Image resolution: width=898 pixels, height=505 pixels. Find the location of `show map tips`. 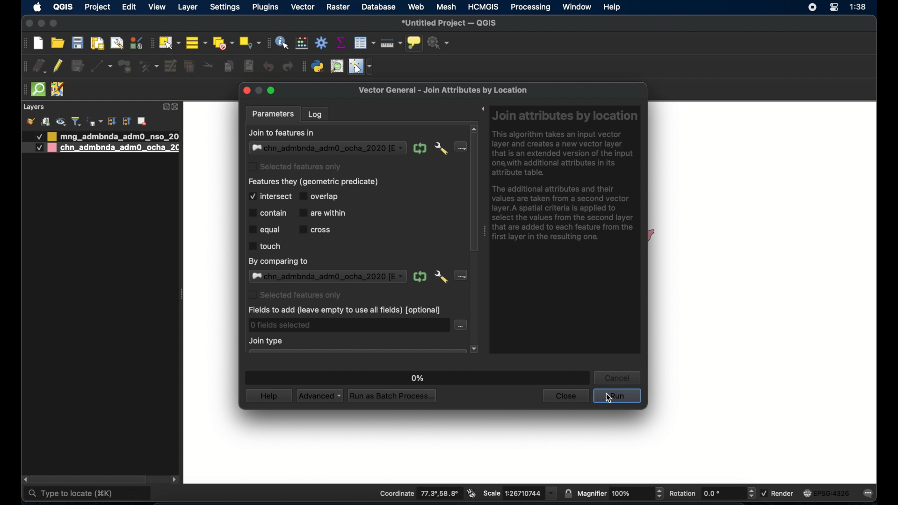

show map tips is located at coordinates (414, 43).